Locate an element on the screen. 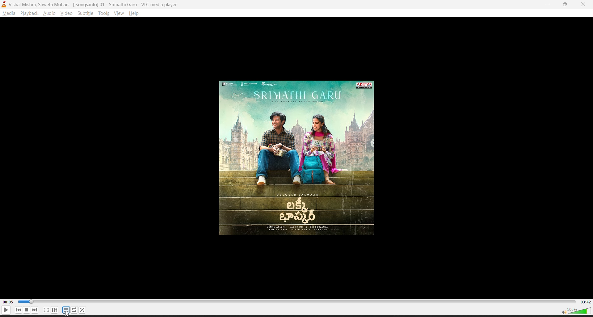 The height and width of the screenshot is (317, 593). view is located at coordinates (118, 13).